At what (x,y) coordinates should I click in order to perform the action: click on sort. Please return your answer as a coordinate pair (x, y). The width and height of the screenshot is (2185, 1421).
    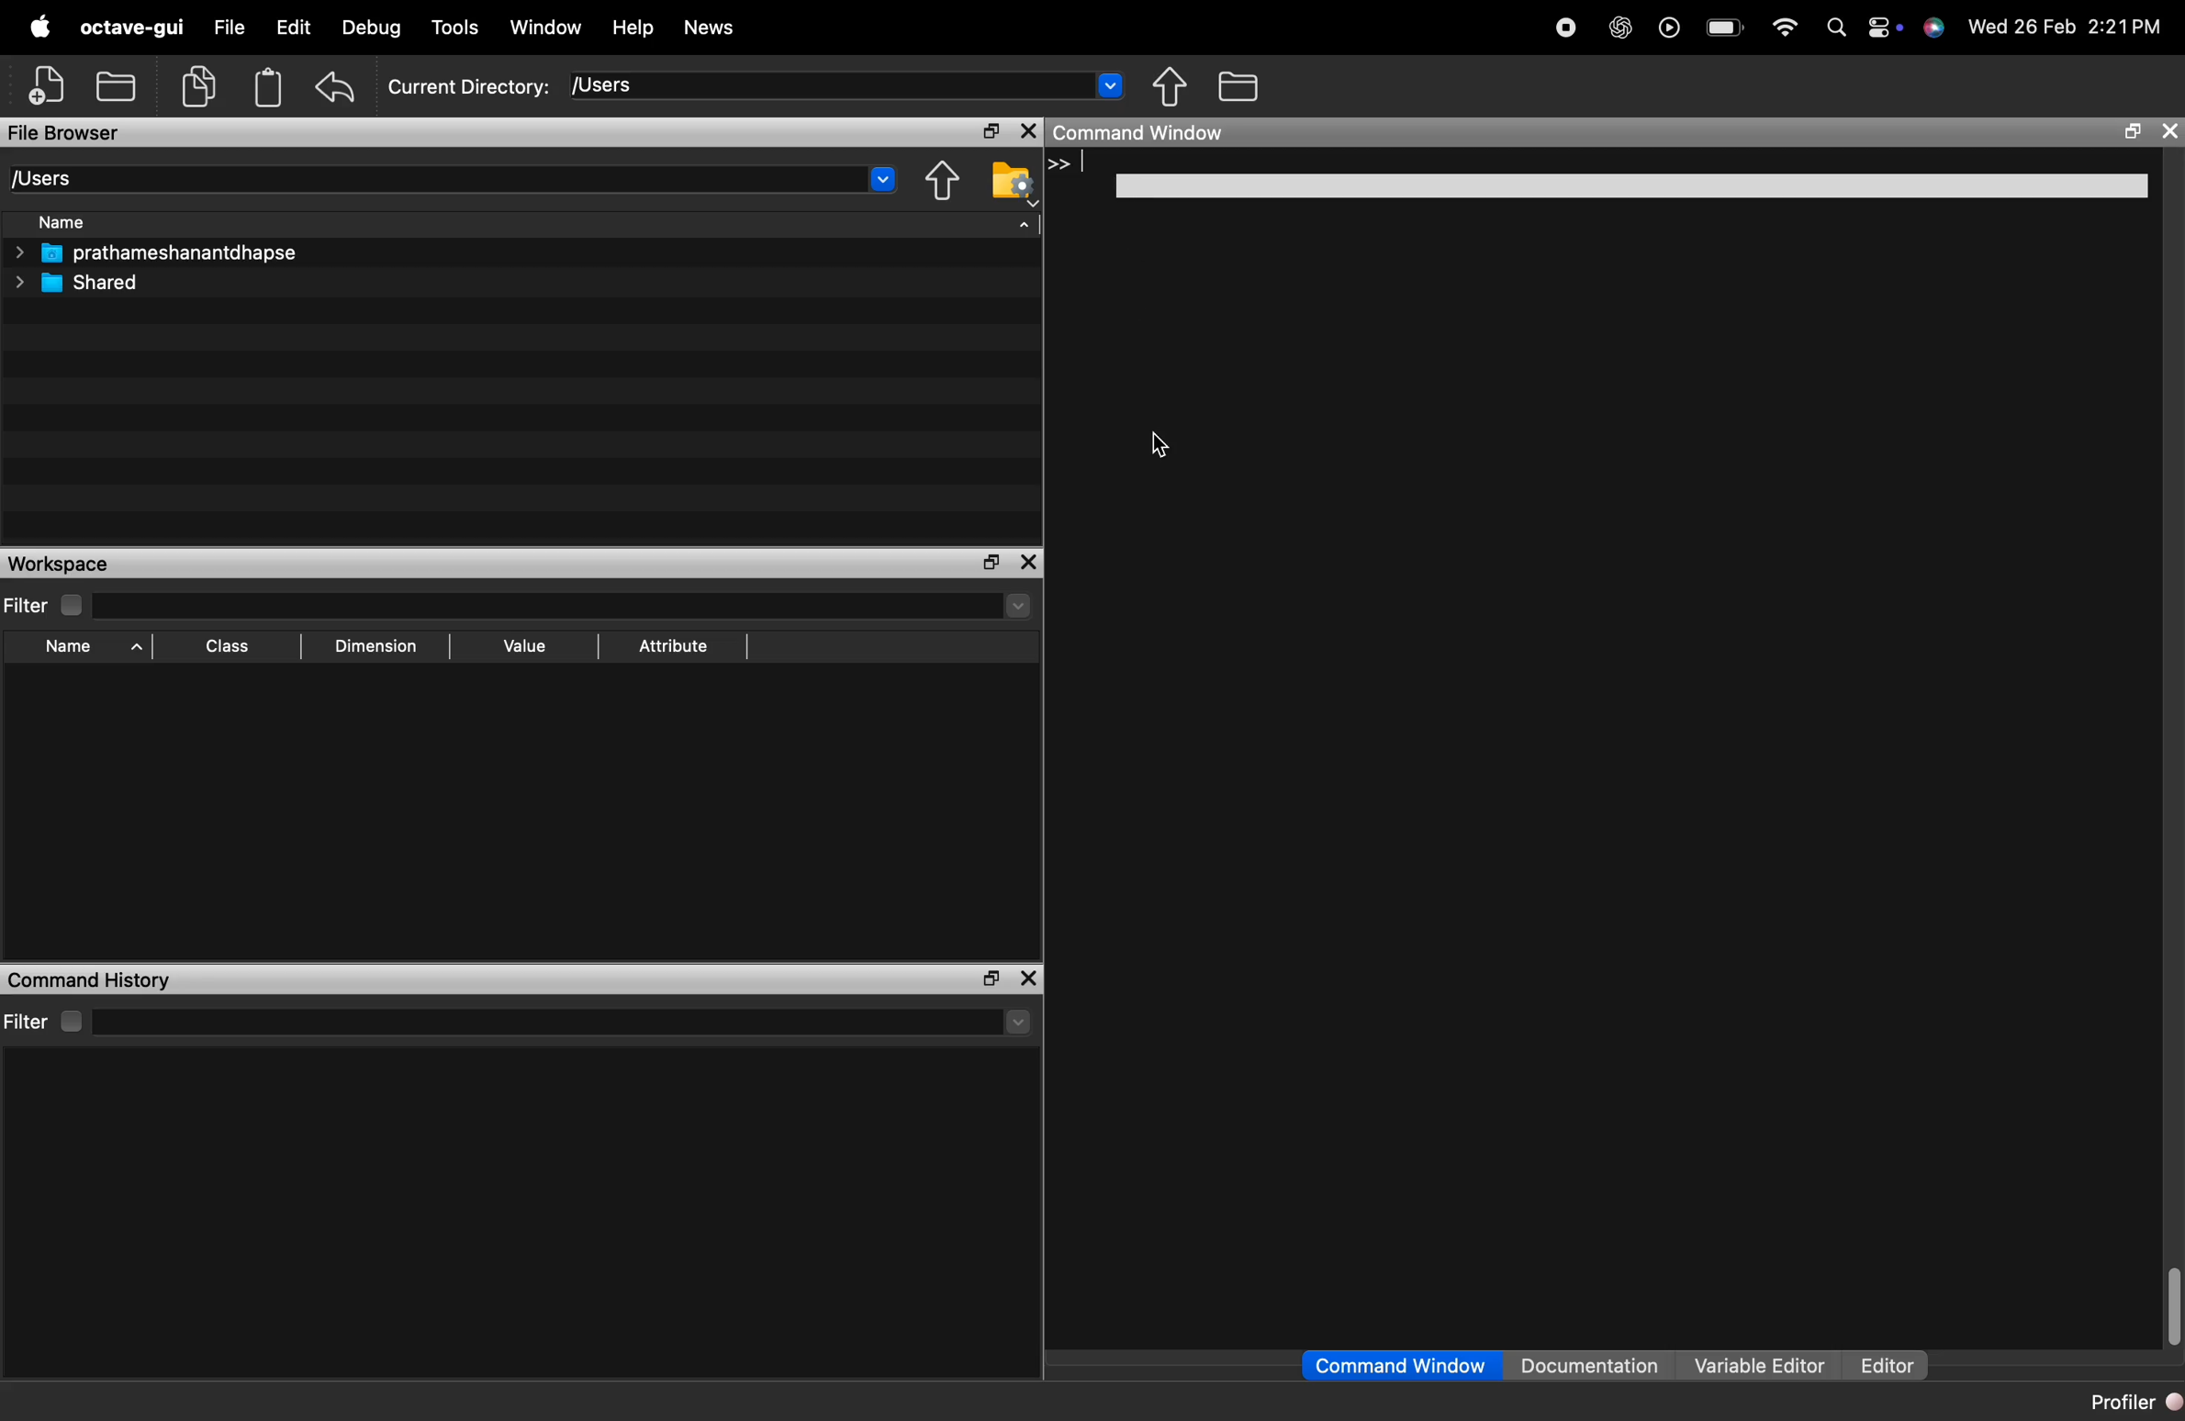
    Looking at the image, I should click on (1015, 228).